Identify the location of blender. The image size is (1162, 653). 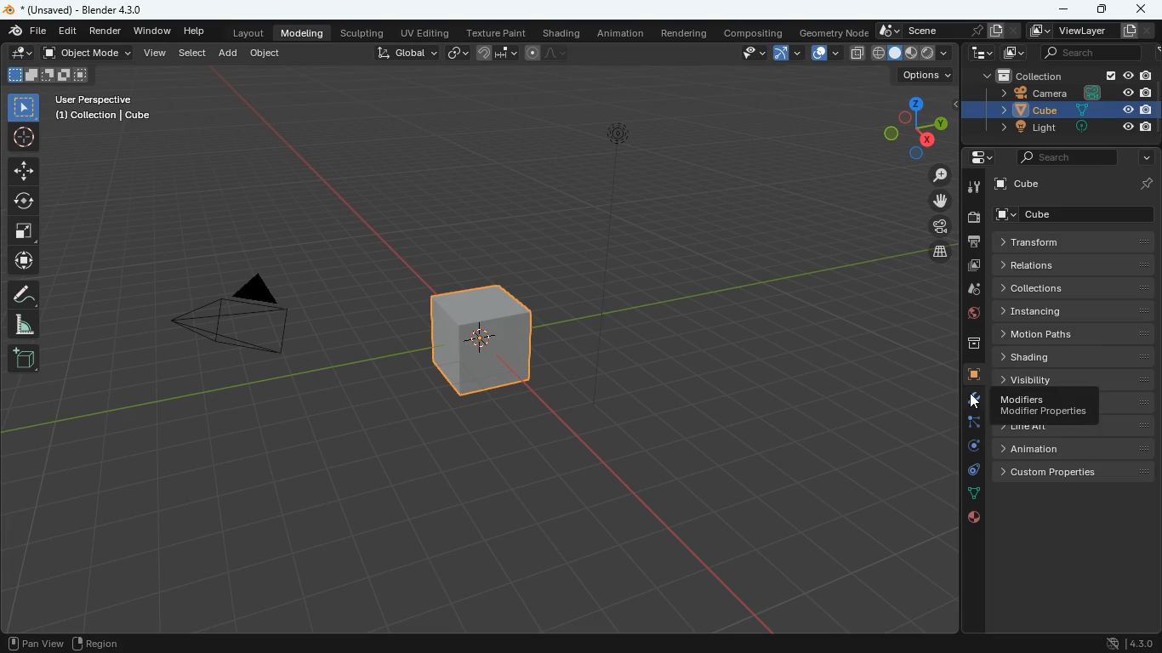
(8, 10).